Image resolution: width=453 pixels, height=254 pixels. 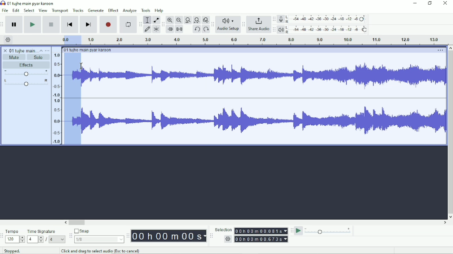 What do you see at coordinates (99, 231) in the screenshot?
I see `Snap` at bounding box center [99, 231].